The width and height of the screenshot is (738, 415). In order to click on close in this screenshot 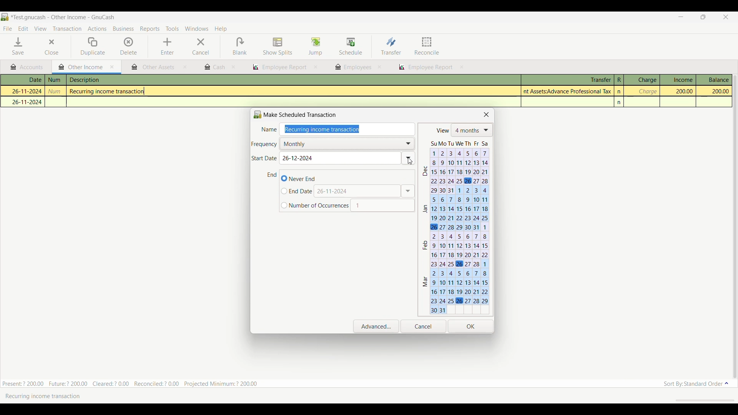, I will do `click(379, 67)`.